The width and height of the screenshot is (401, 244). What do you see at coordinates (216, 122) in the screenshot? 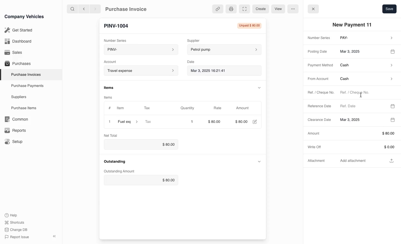
I see `$80.00` at bounding box center [216, 122].